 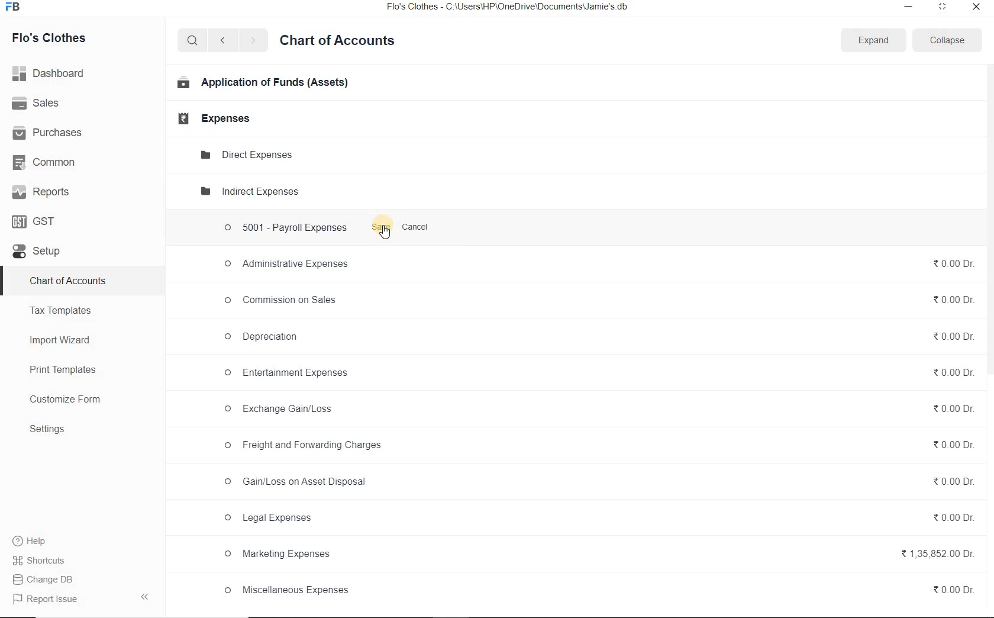 I want to click on Reports, so click(x=41, y=191).